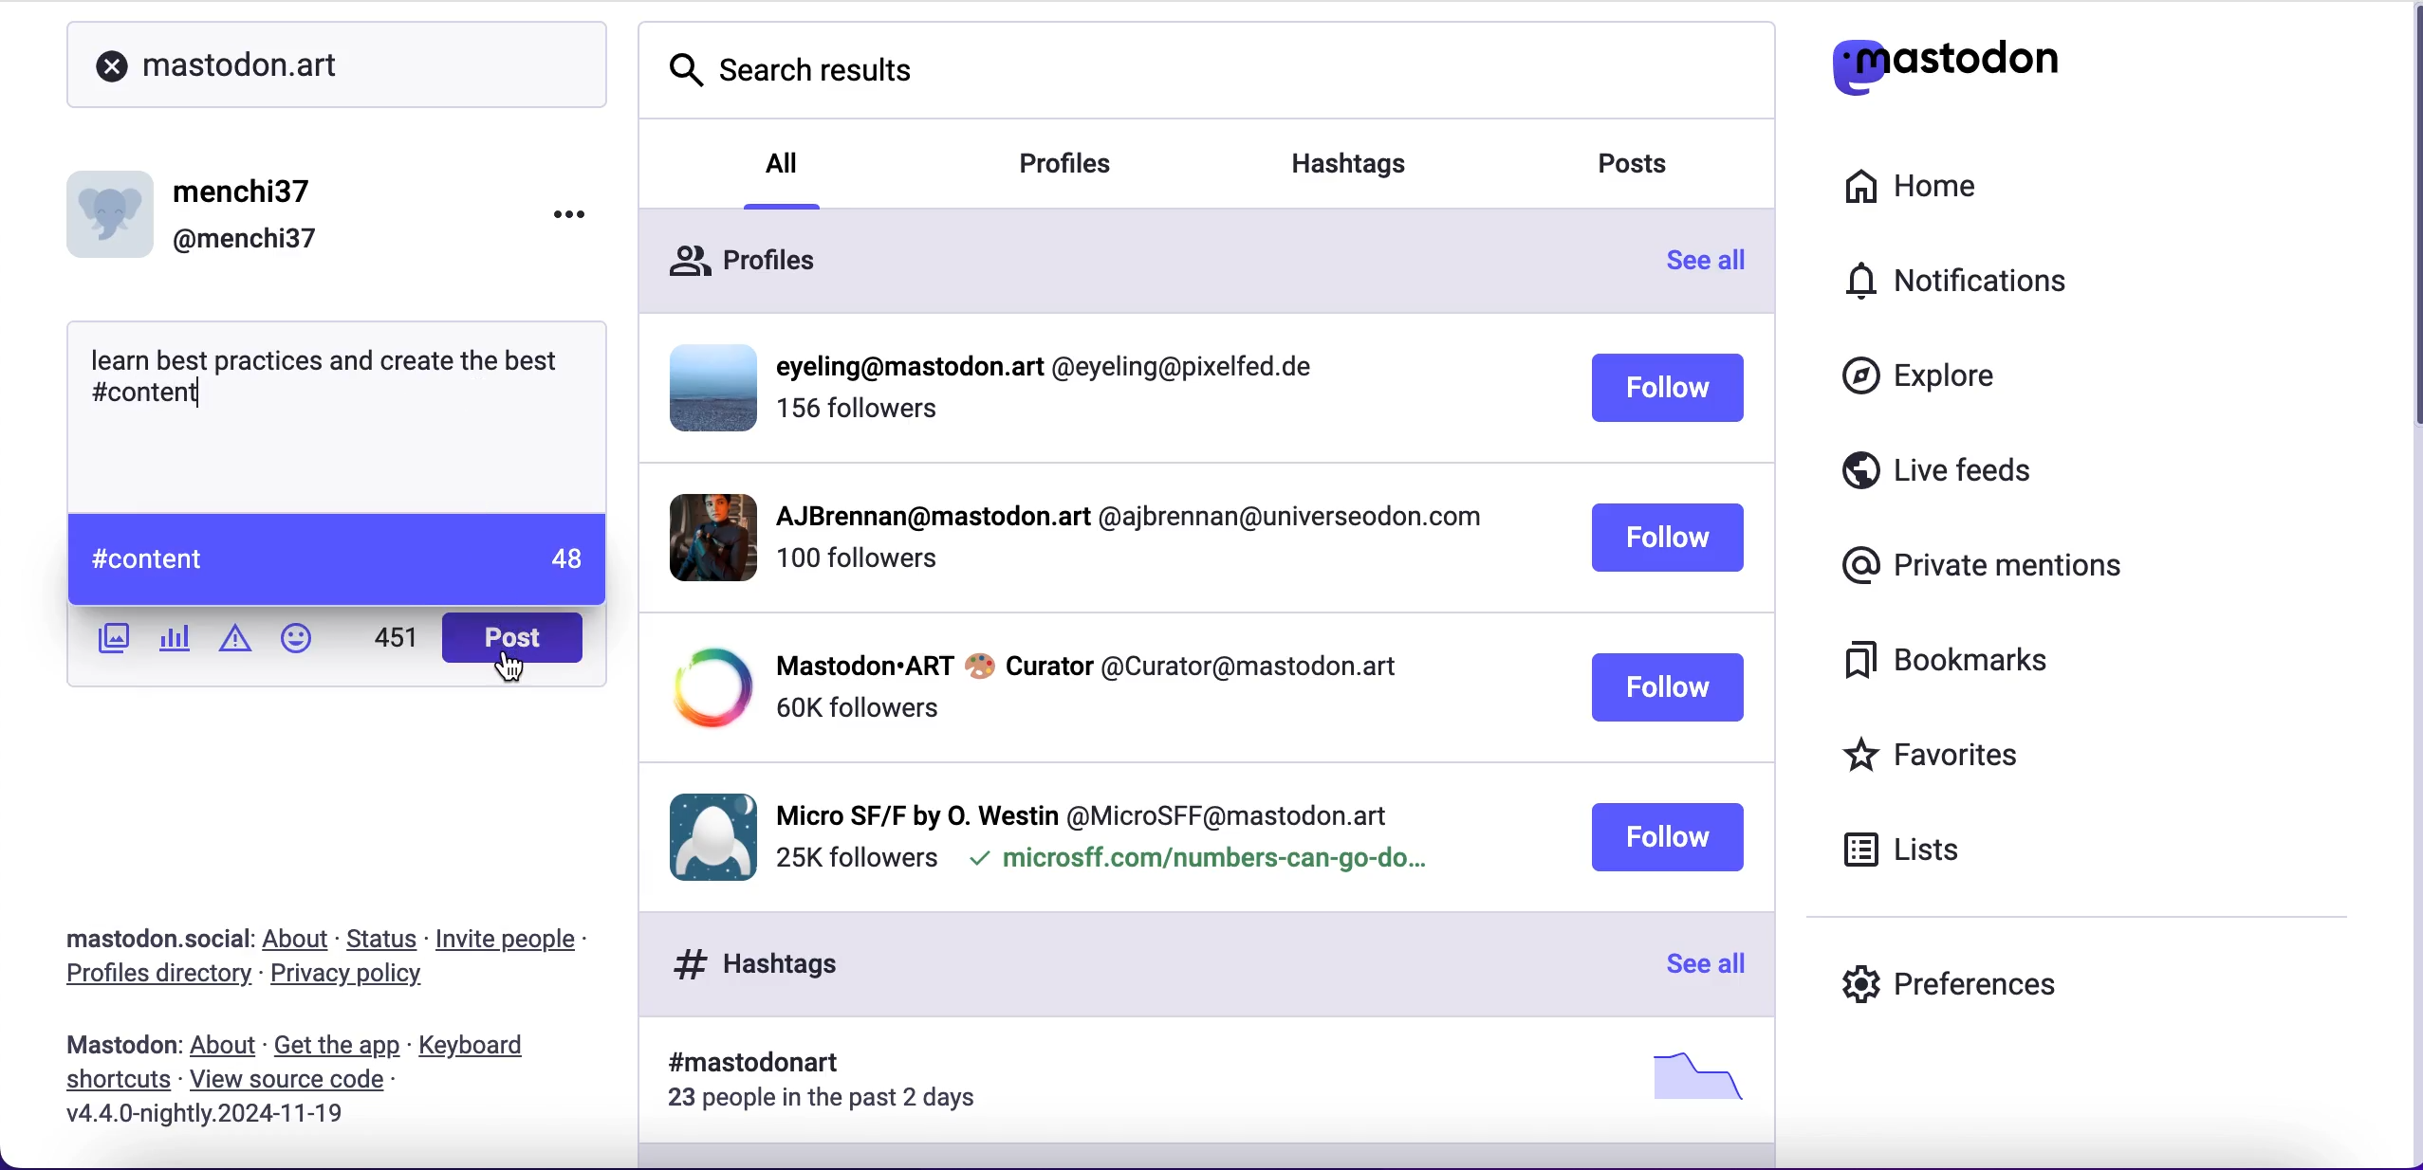 This screenshot has width=2423, height=1170. What do you see at coordinates (697, 536) in the screenshot?
I see `display picture` at bounding box center [697, 536].